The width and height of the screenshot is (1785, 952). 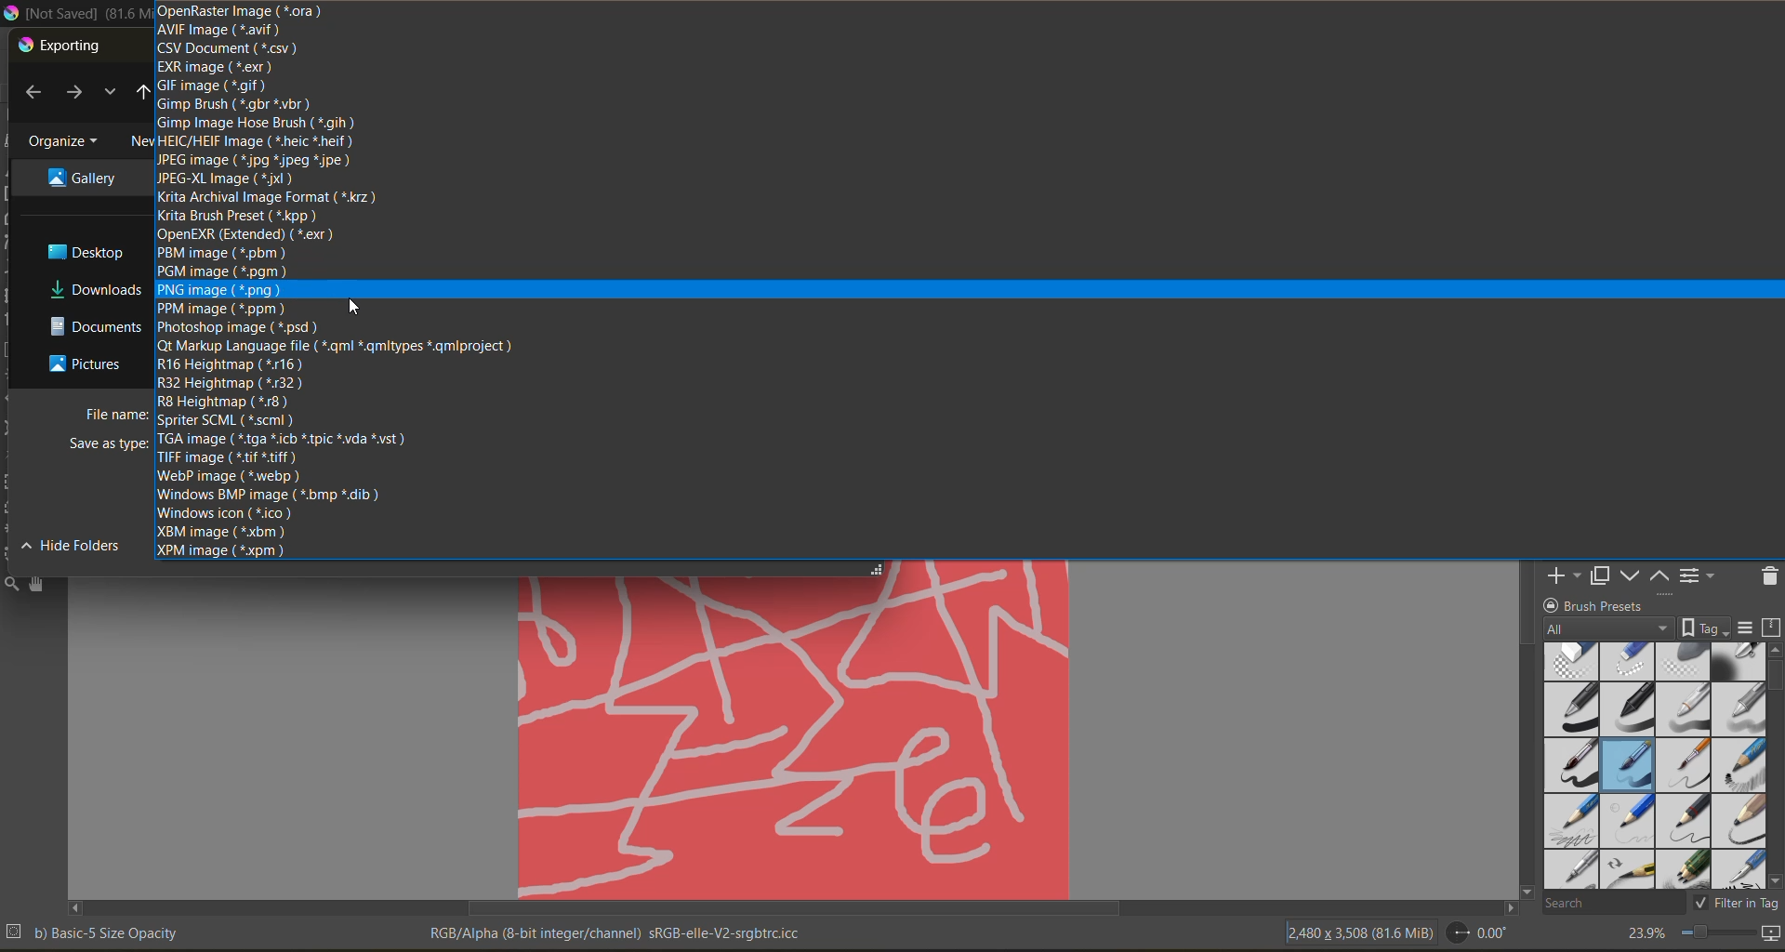 What do you see at coordinates (1609, 629) in the screenshot?
I see `tag` at bounding box center [1609, 629].